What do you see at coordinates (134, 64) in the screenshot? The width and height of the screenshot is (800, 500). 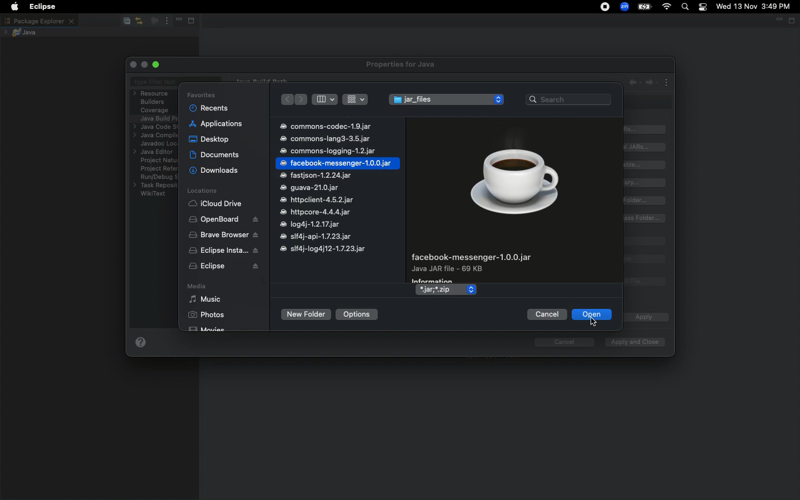 I see `Close` at bounding box center [134, 64].